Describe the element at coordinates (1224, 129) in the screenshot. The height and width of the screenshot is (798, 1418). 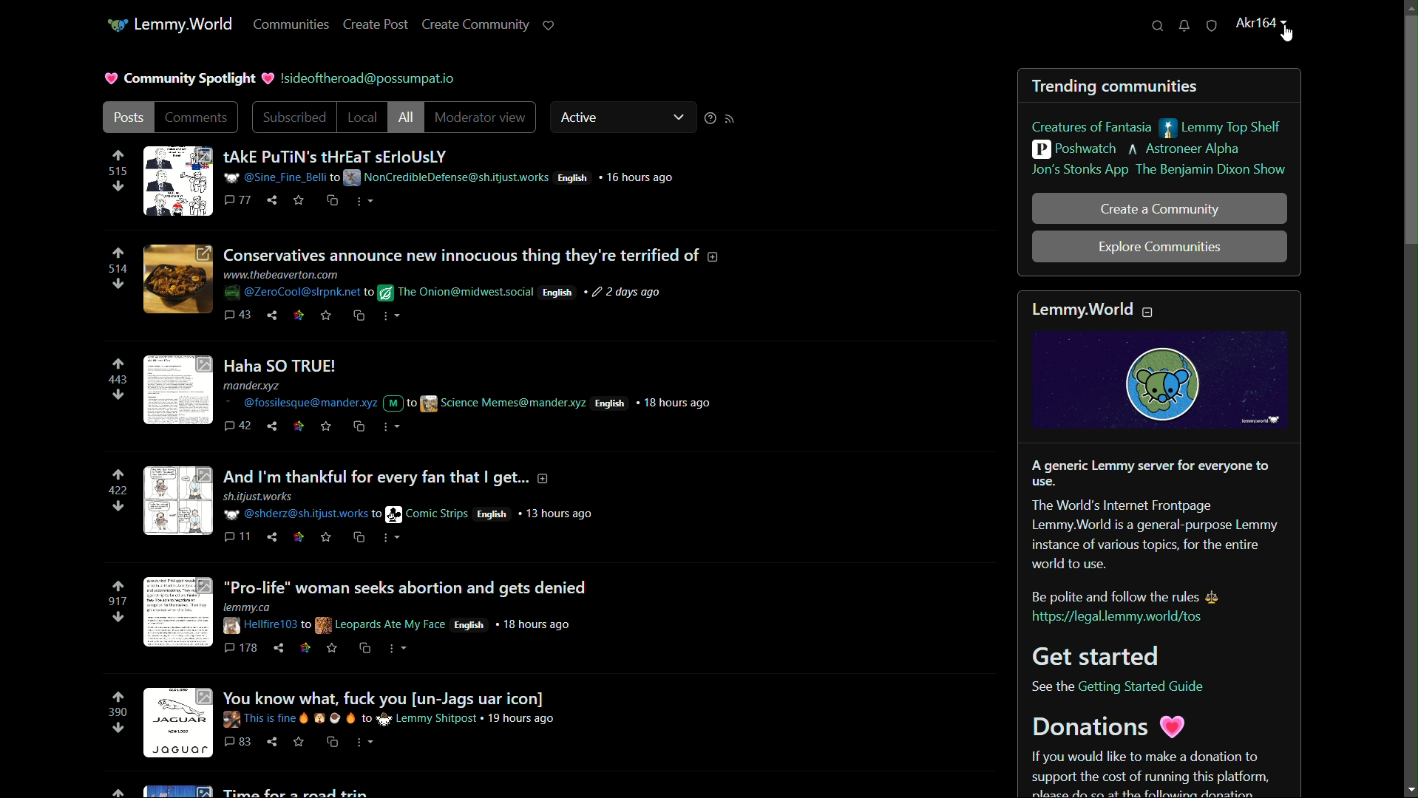
I see `lemmy top shelf` at that location.